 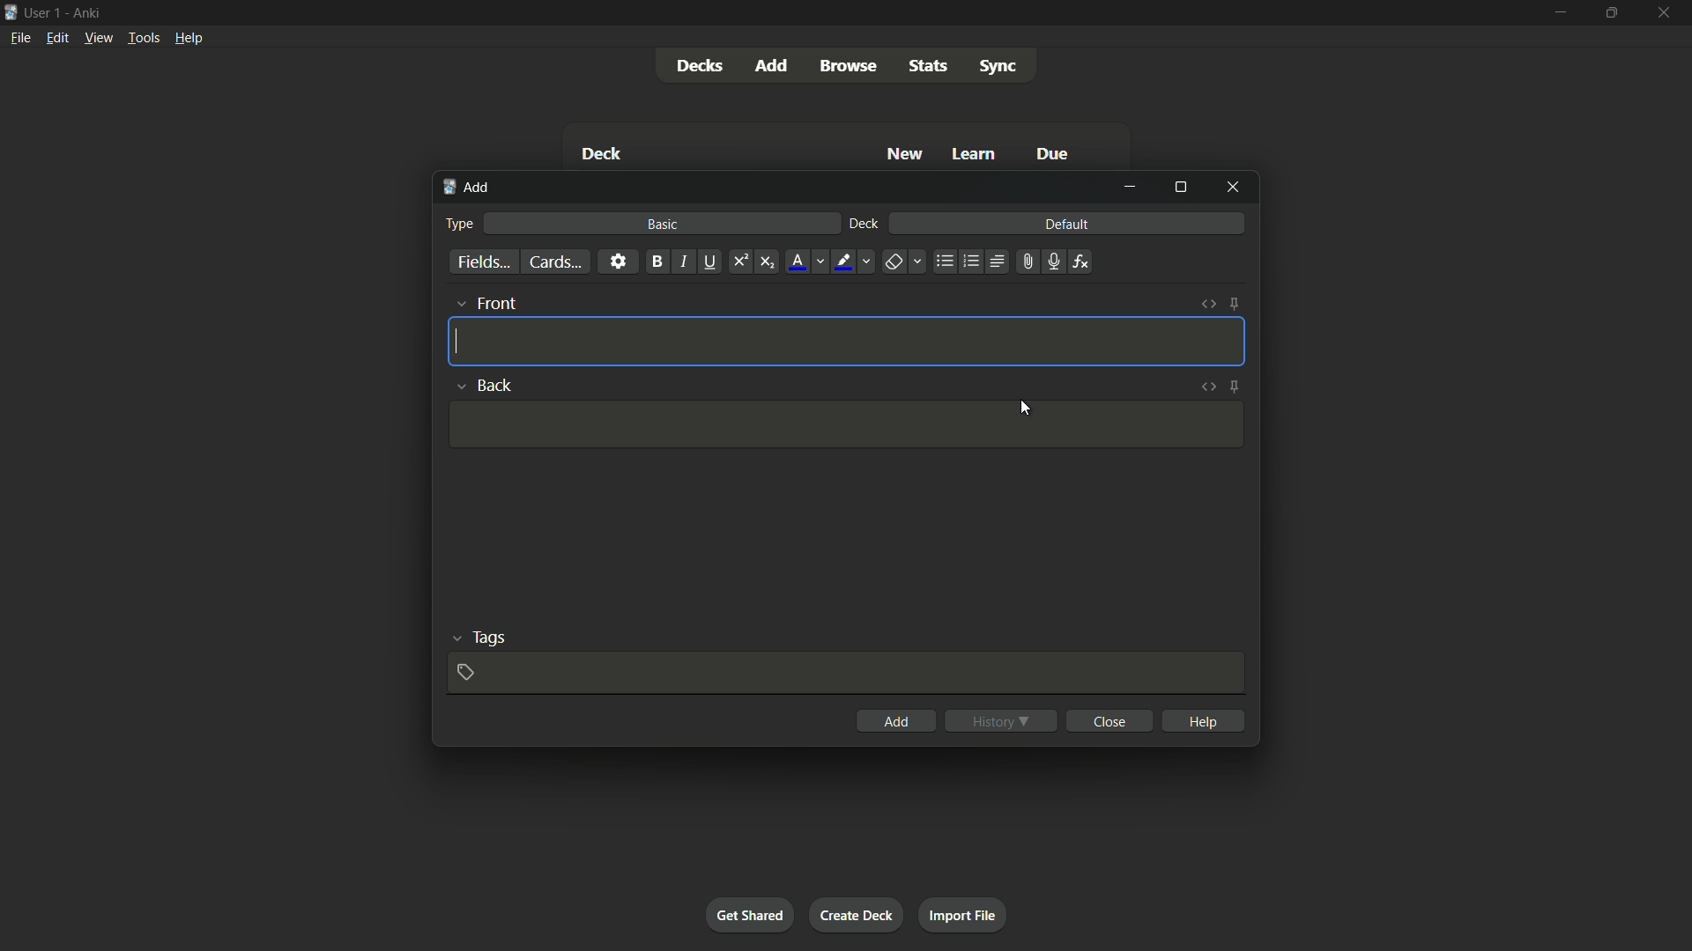 What do you see at coordinates (749, 916) in the screenshot?
I see `get shared` at bounding box center [749, 916].